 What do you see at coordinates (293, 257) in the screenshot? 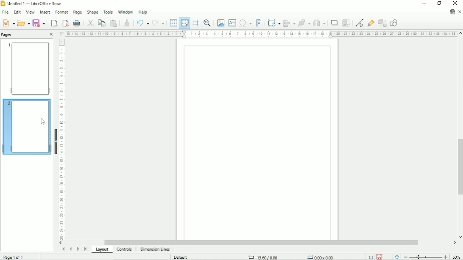
I see `Cursor position` at bounding box center [293, 257].